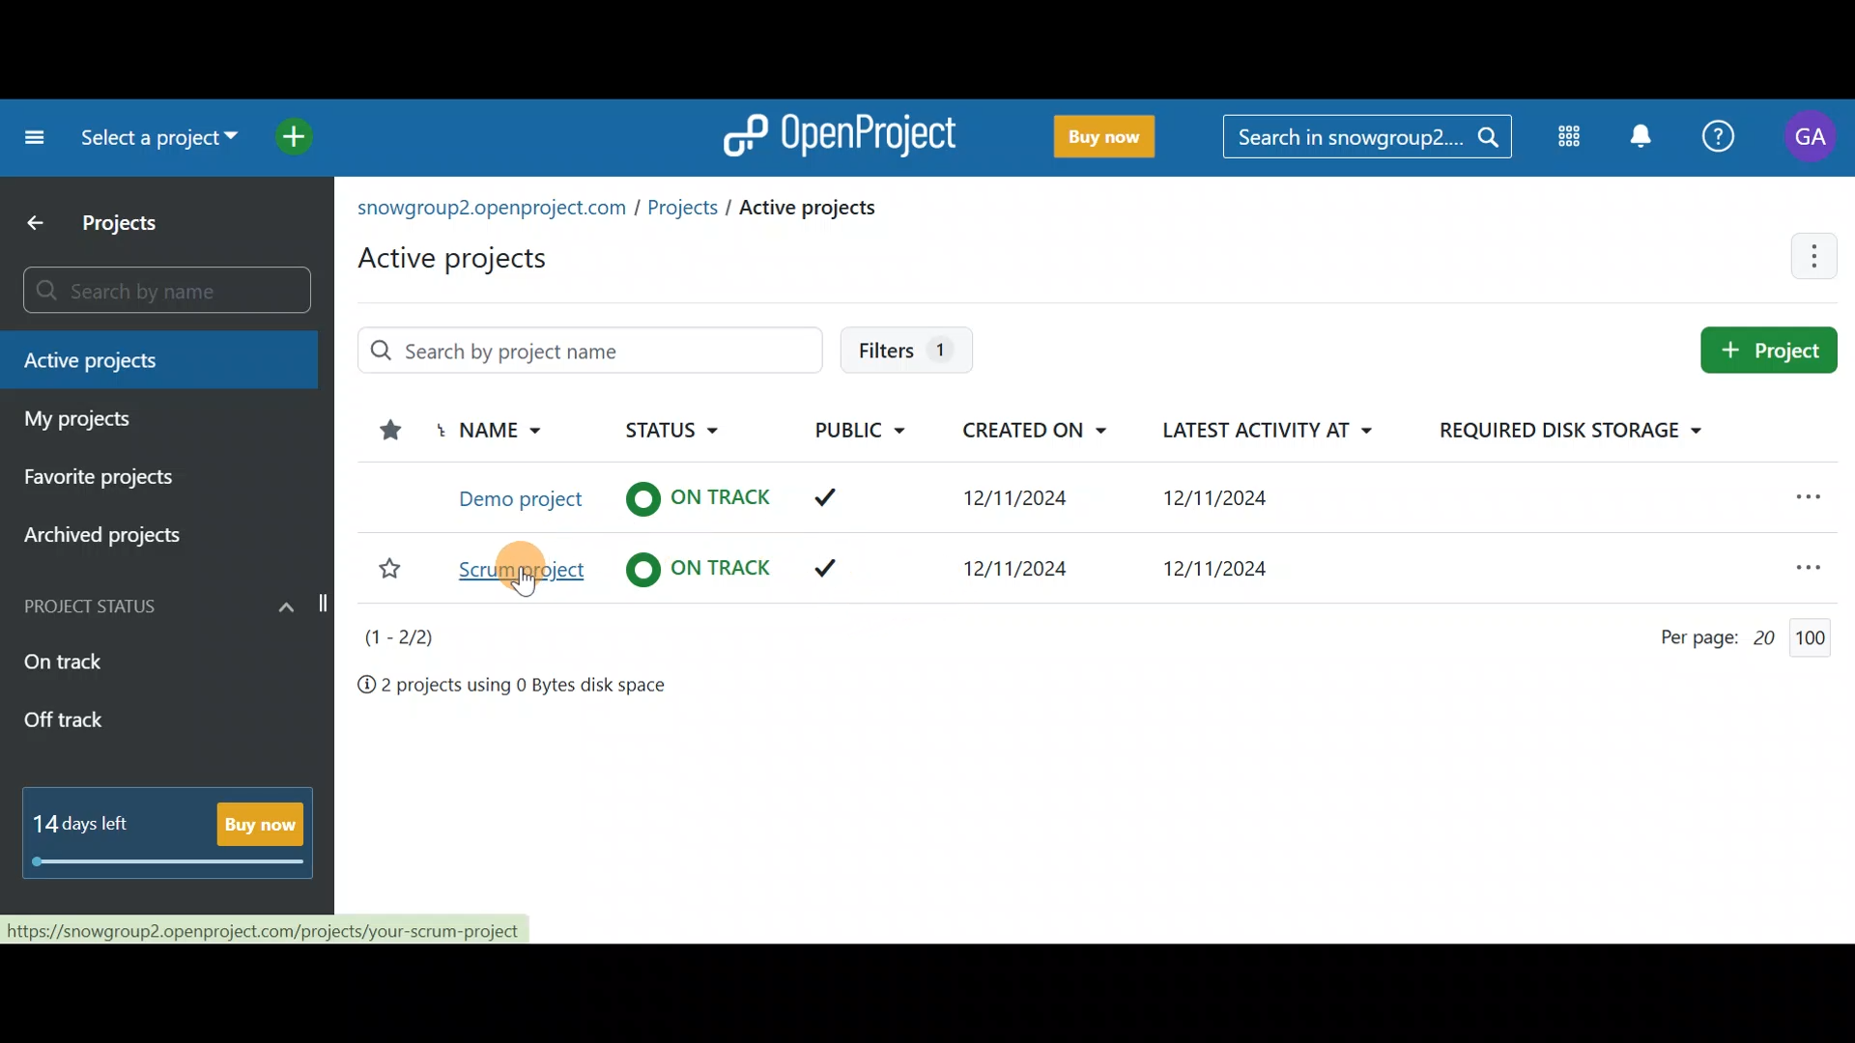 The height and width of the screenshot is (1043, 1855). What do you see at coordinates (525, 581) in the screenshot?
I see `cursor` at bounding box center [525, 581].